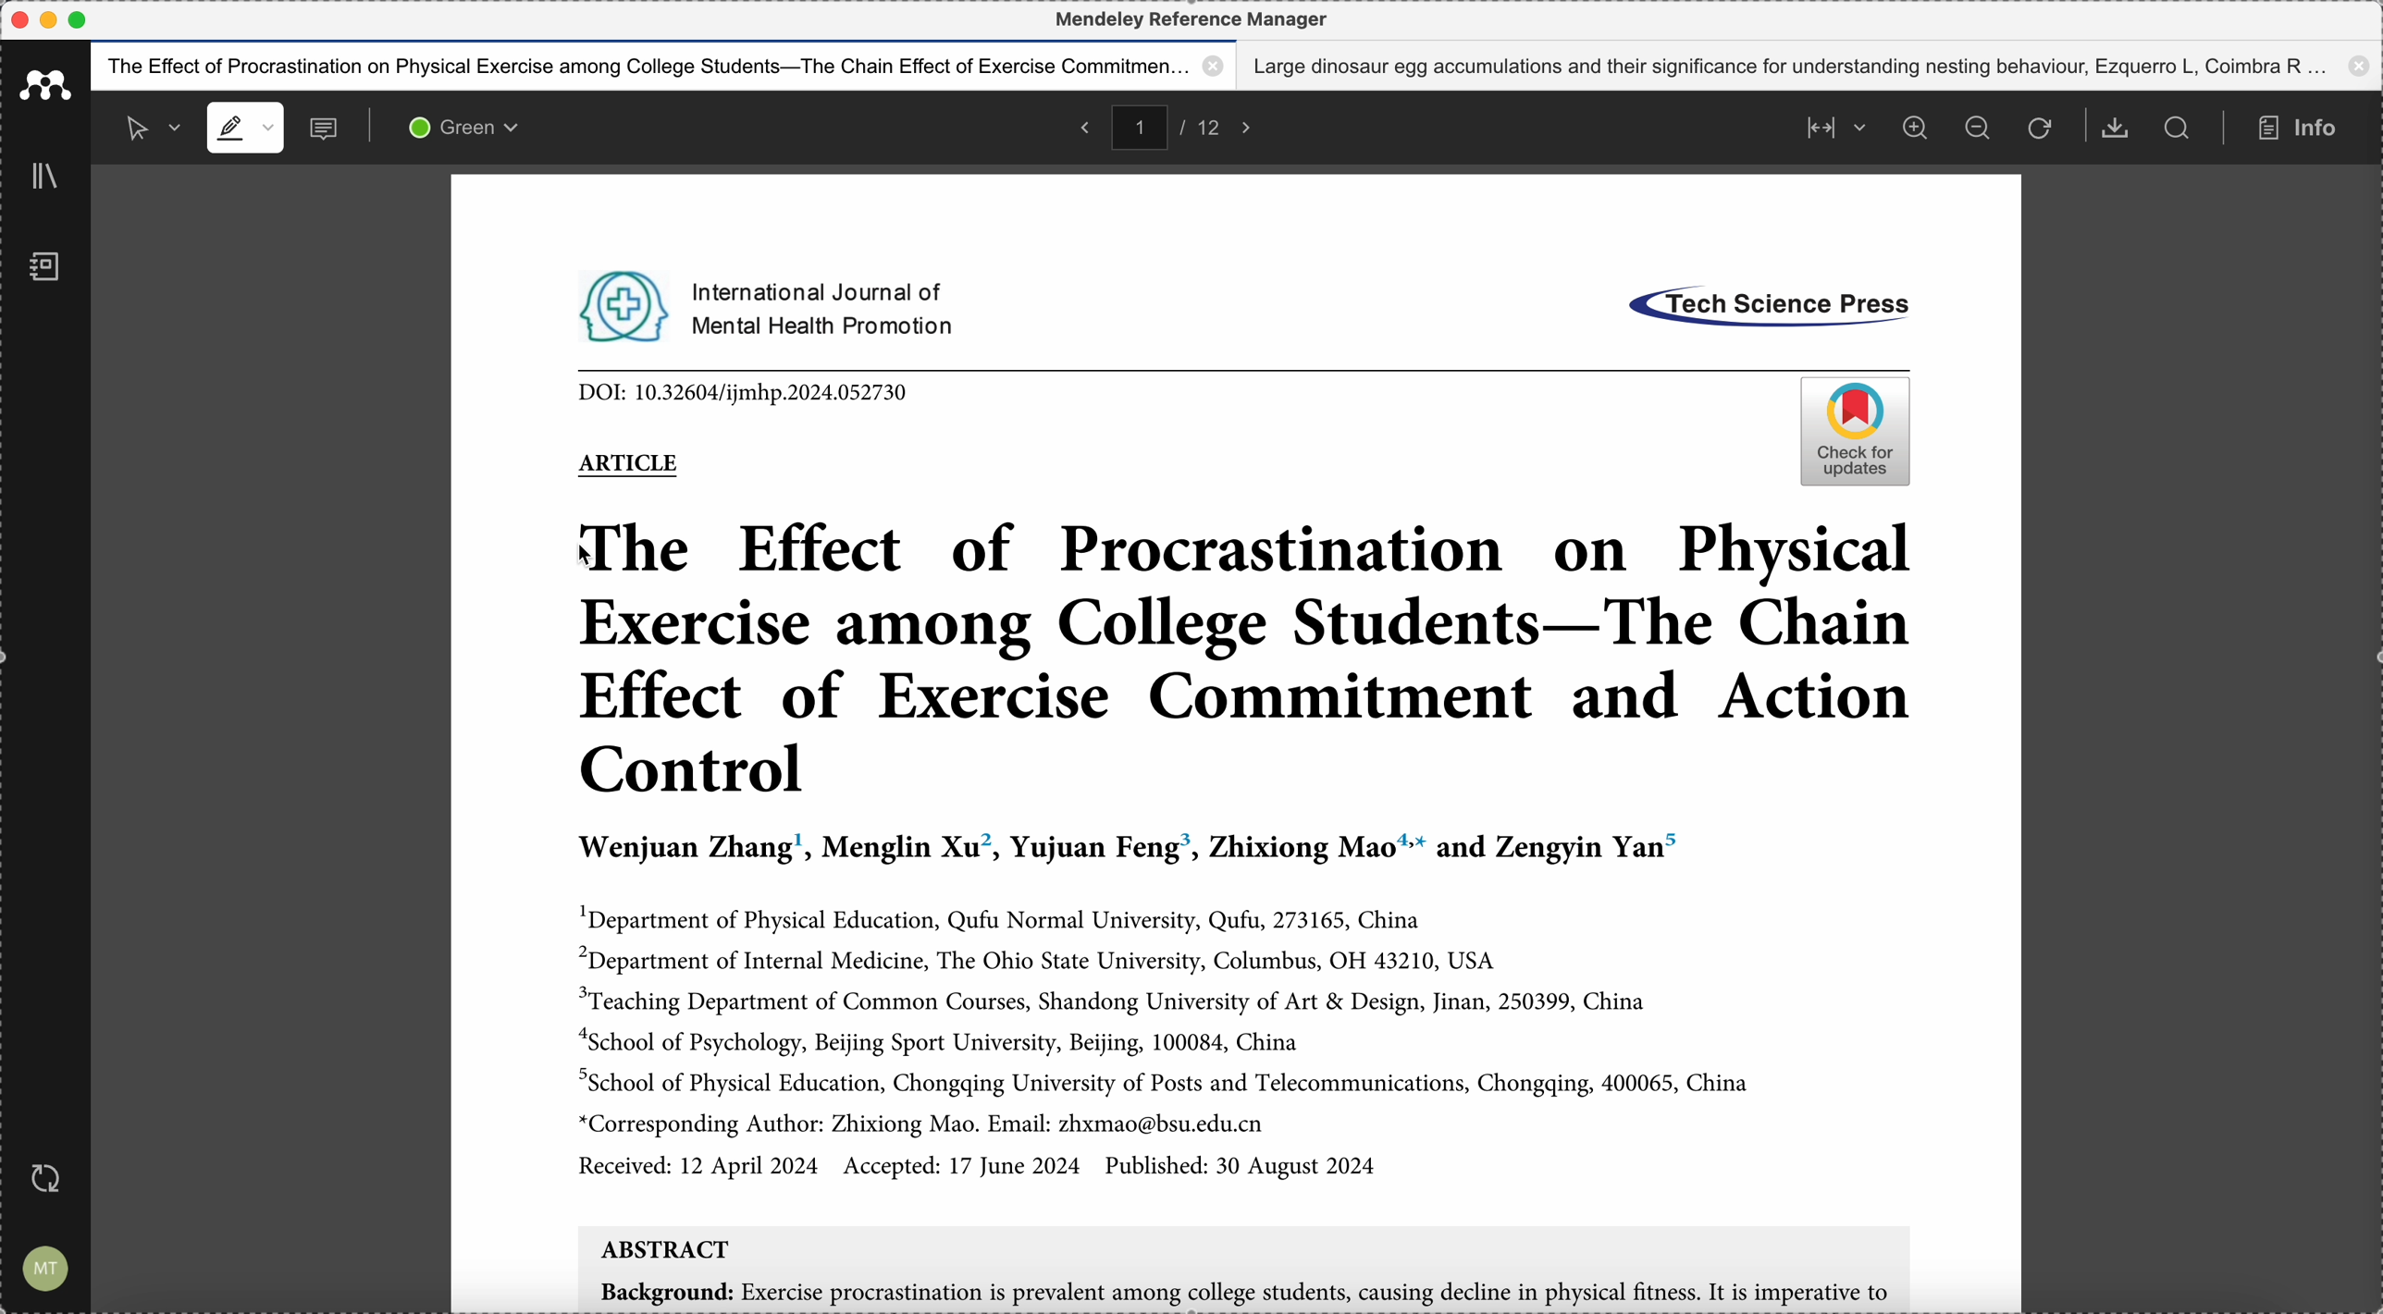 The width and height of the screenshot is (2383, 1314). What do you see at coordinates (53, 19) in the screenshot?
I see `minimize` at bounding box center [53, 19].